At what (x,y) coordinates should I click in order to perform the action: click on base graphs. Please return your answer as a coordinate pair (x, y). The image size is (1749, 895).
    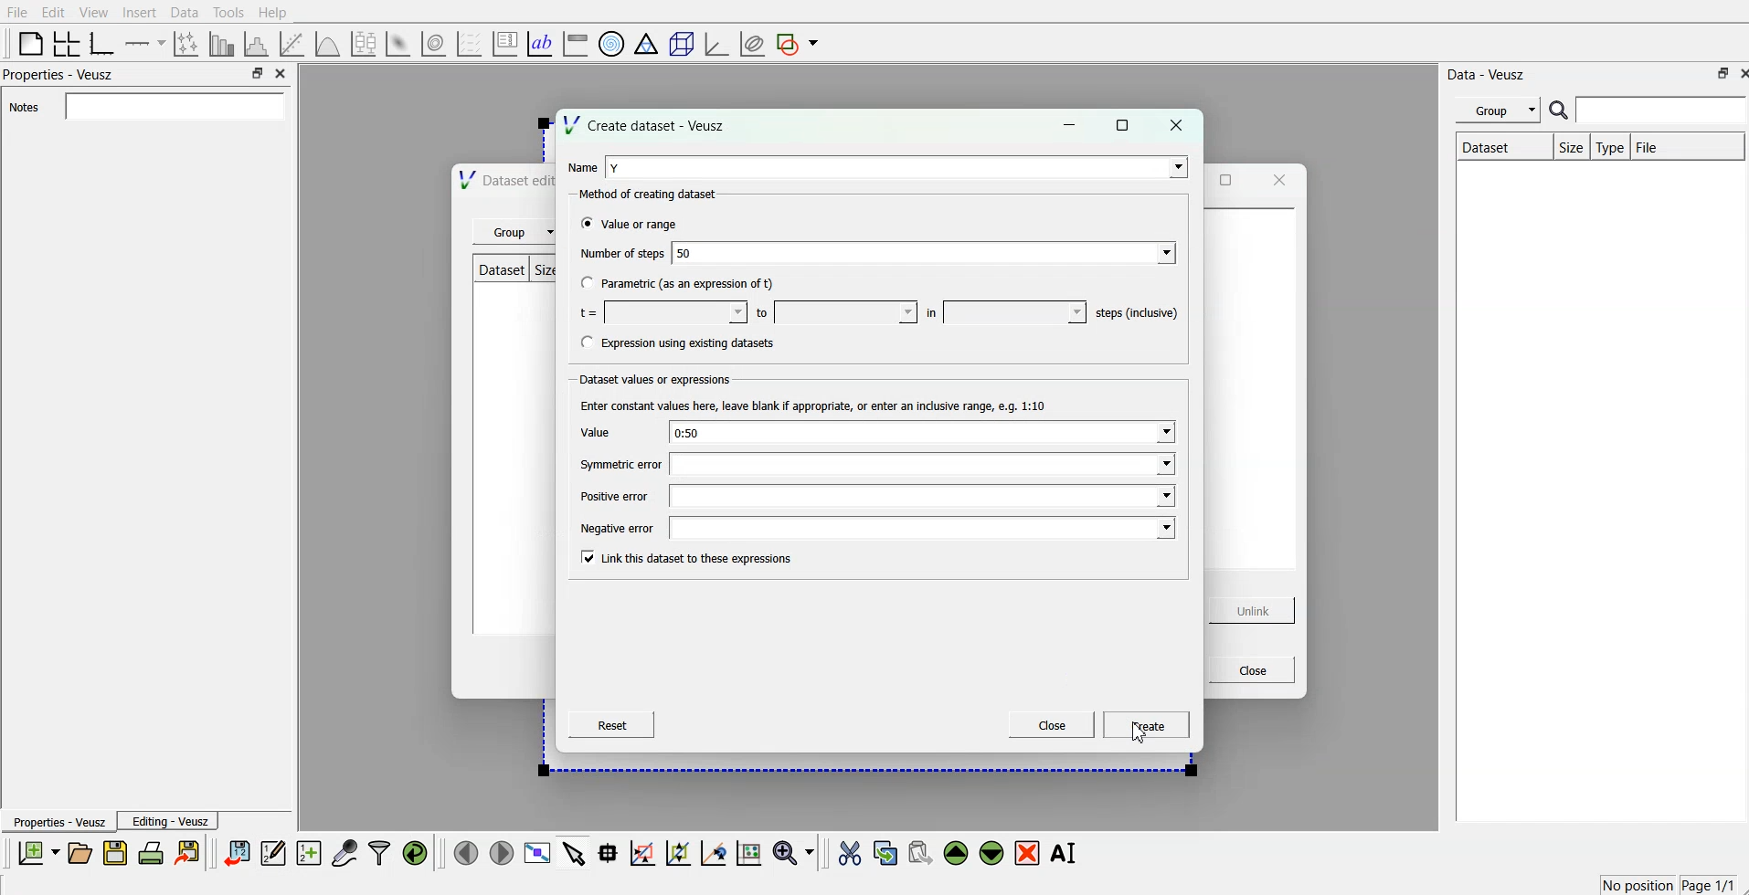
    Looking at the image, I should click on (105, 41).